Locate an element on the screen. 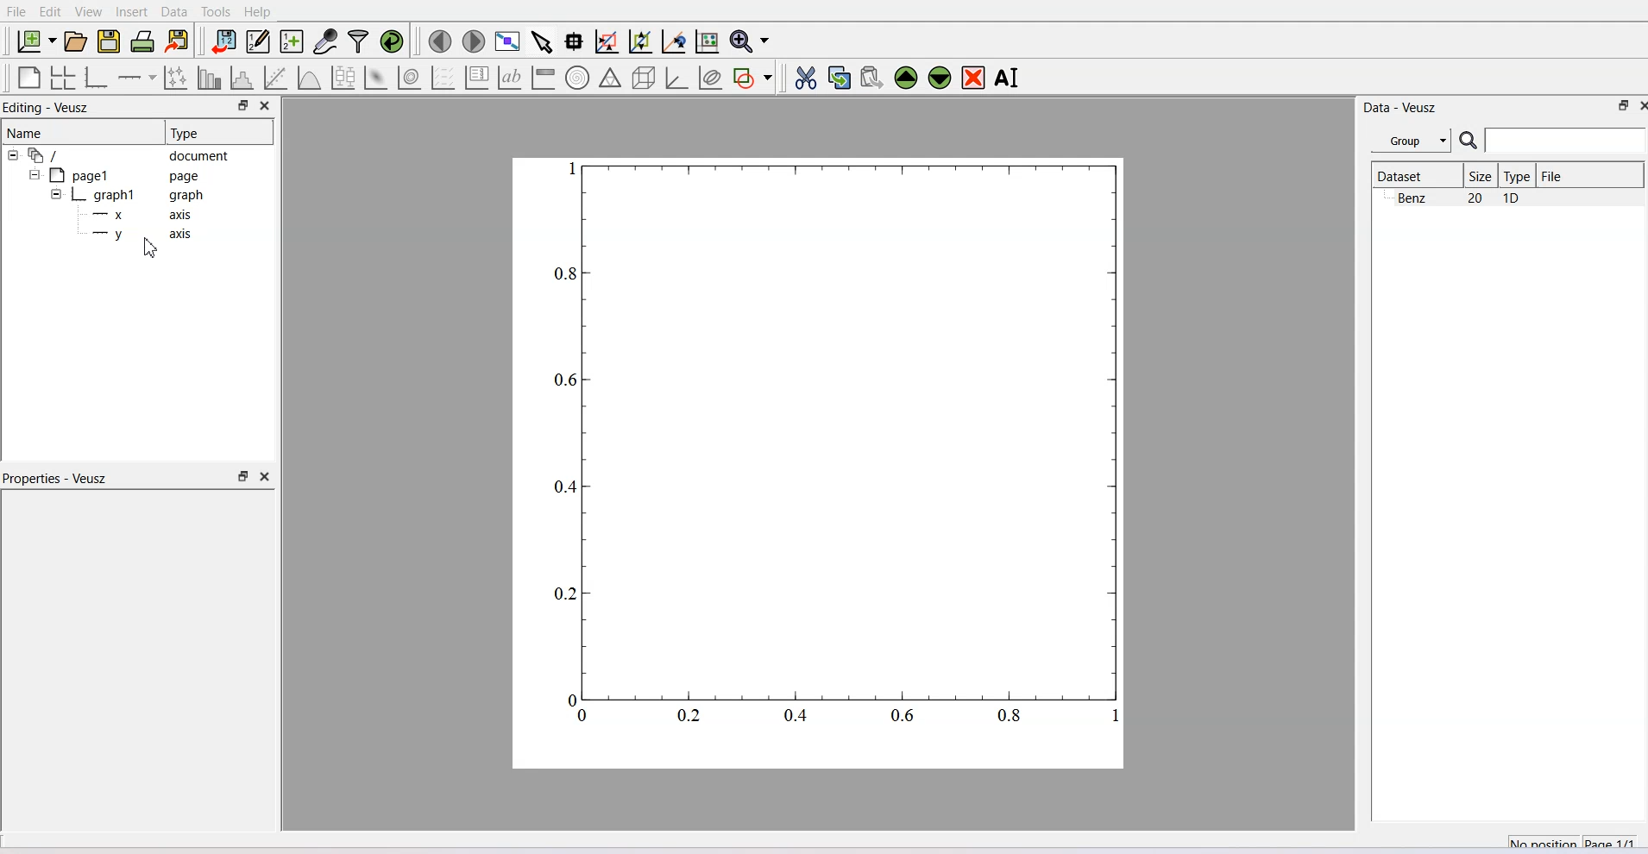 Image resolution: width=1648 pixels, height=854 pixels. Create a new dataset is located at coordinates (292, 41).